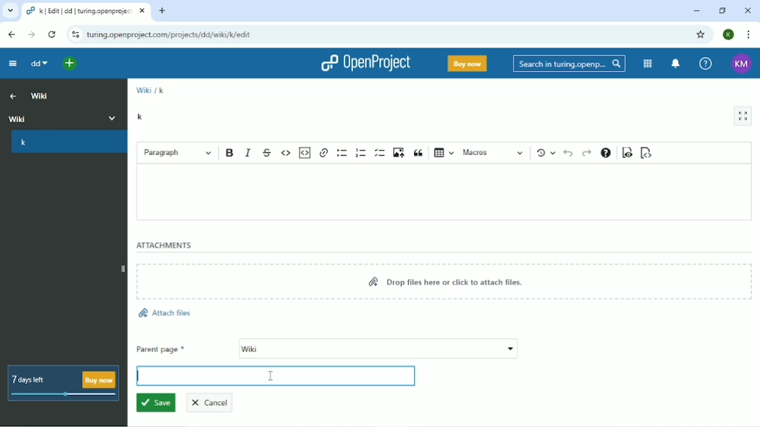 The height and width of the screenshot is (427, 760). I want to click on Paragraph, so click(178, 152).